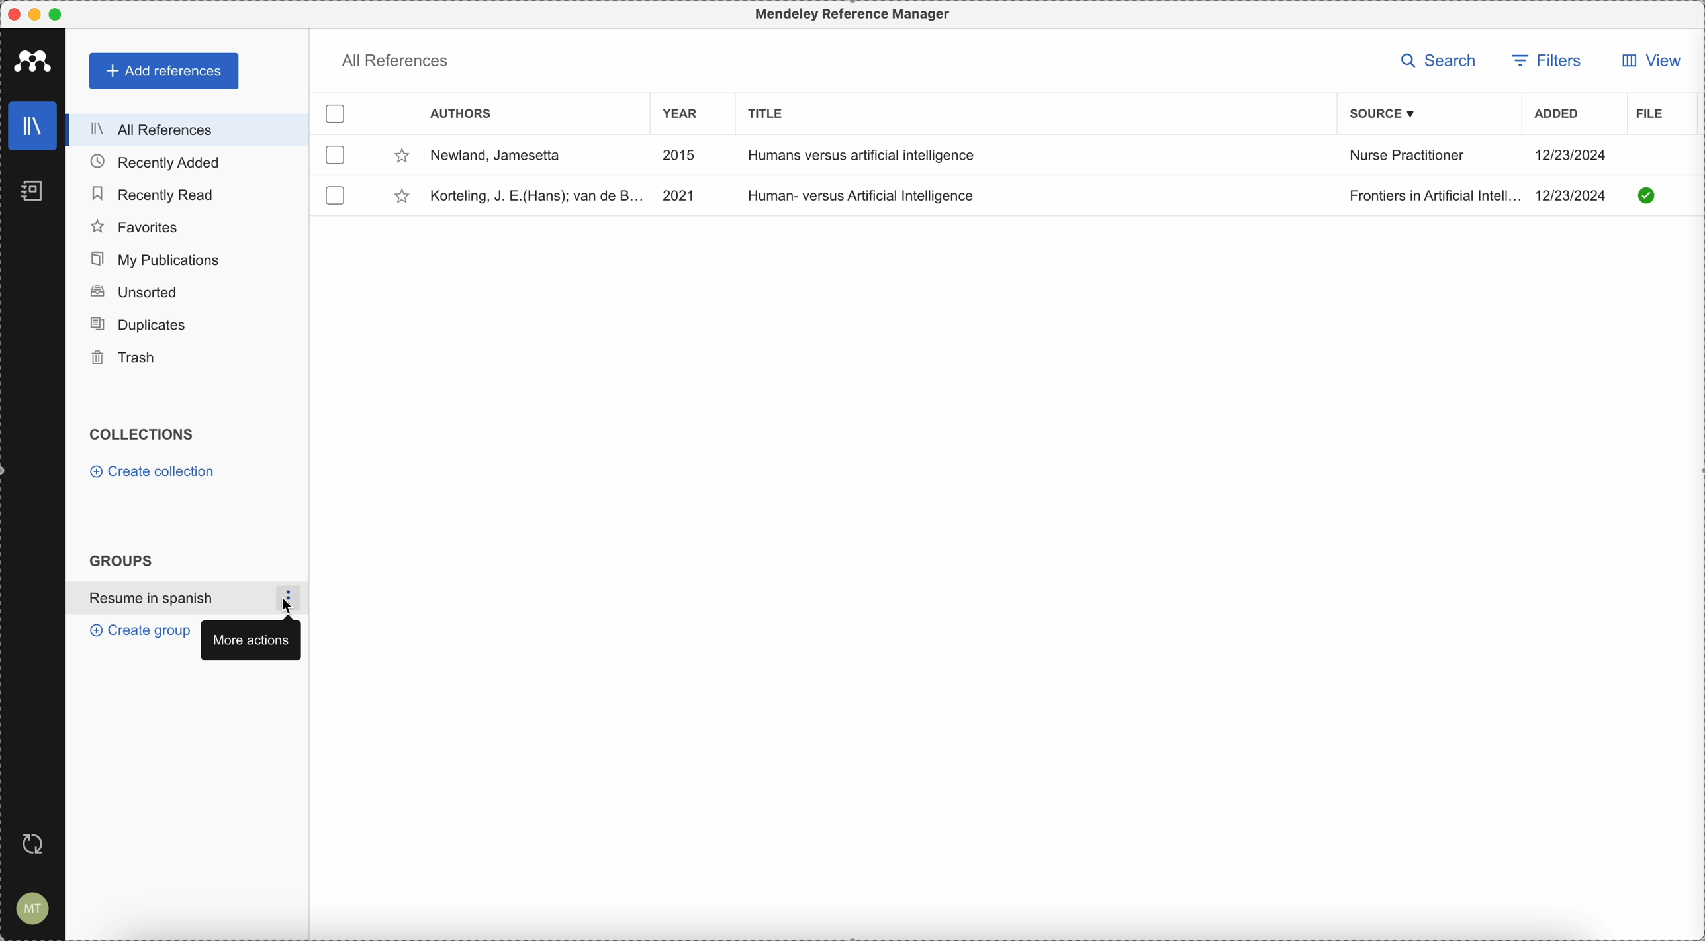 This screenshot has width=1705, height=941. I want to click on file, so click(1647, 113).